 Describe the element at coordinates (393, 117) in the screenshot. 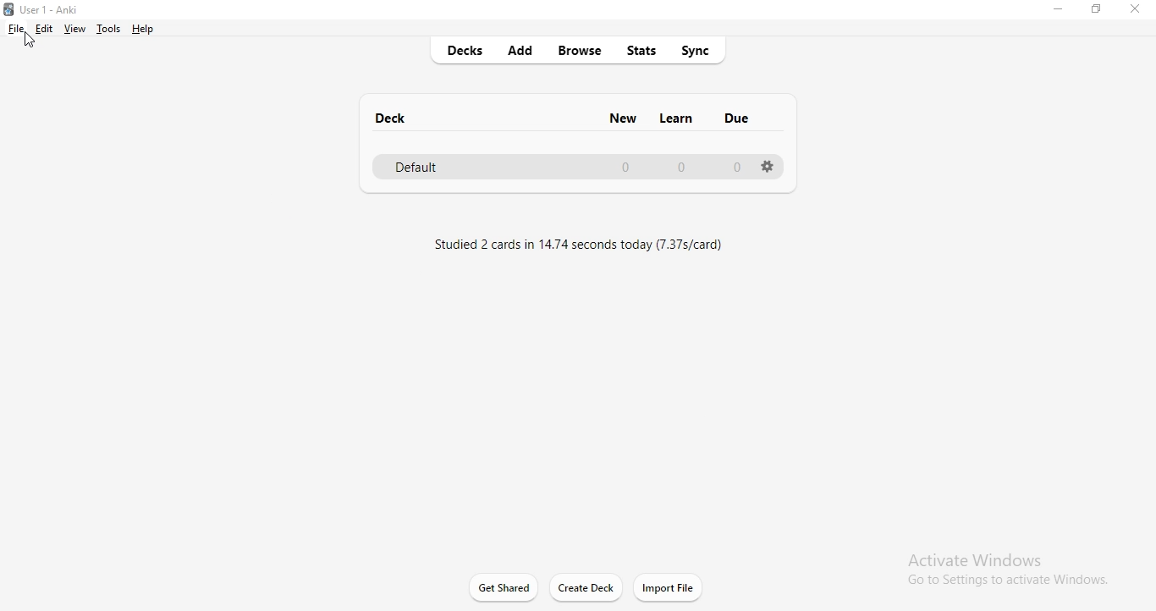

I see `deck` at that location.